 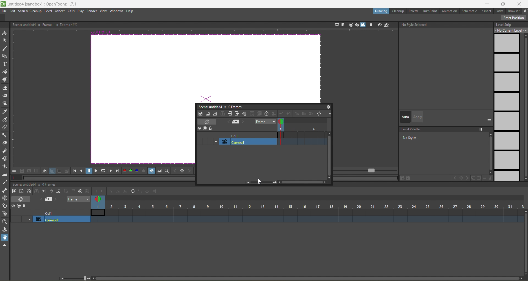 I want to click on minimize, so click(x=487, y=4).